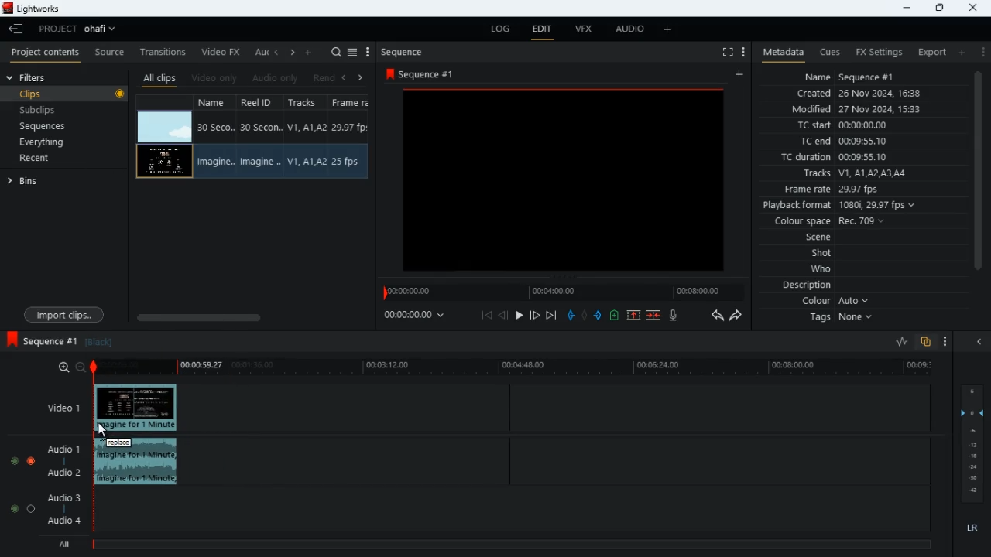 This screenshot has height=557, width=991. Describe the element at coordinates (101, 343) in the screenshot. I see `black` at that location.